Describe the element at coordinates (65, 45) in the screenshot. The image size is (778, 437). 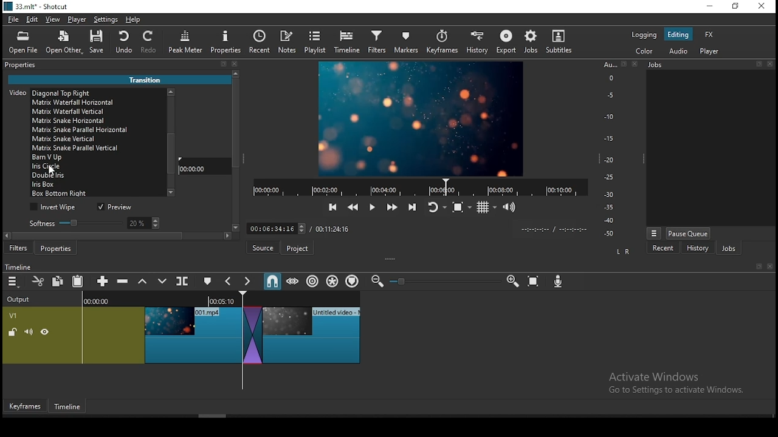
I see `open other` at that location.